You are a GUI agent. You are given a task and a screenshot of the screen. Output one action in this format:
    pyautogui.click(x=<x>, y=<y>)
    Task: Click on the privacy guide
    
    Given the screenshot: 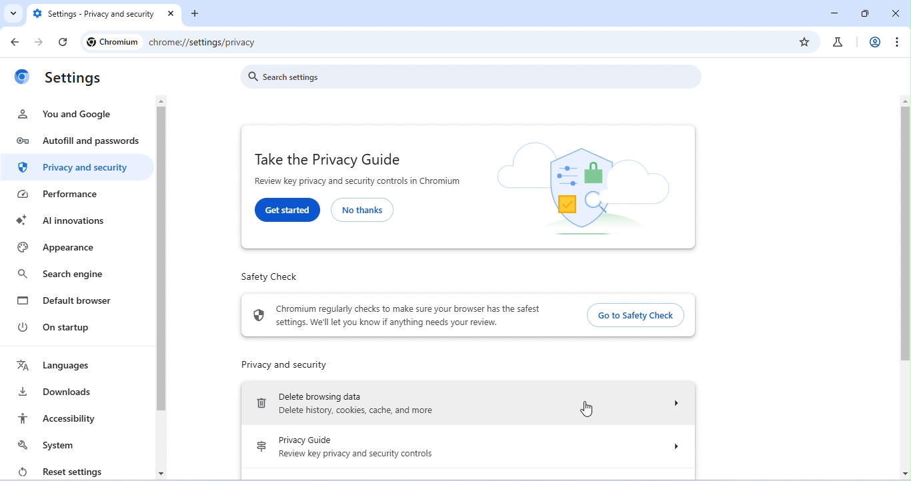 What is the action you would take?
    pyautogui.click(x=305, y=440)
    